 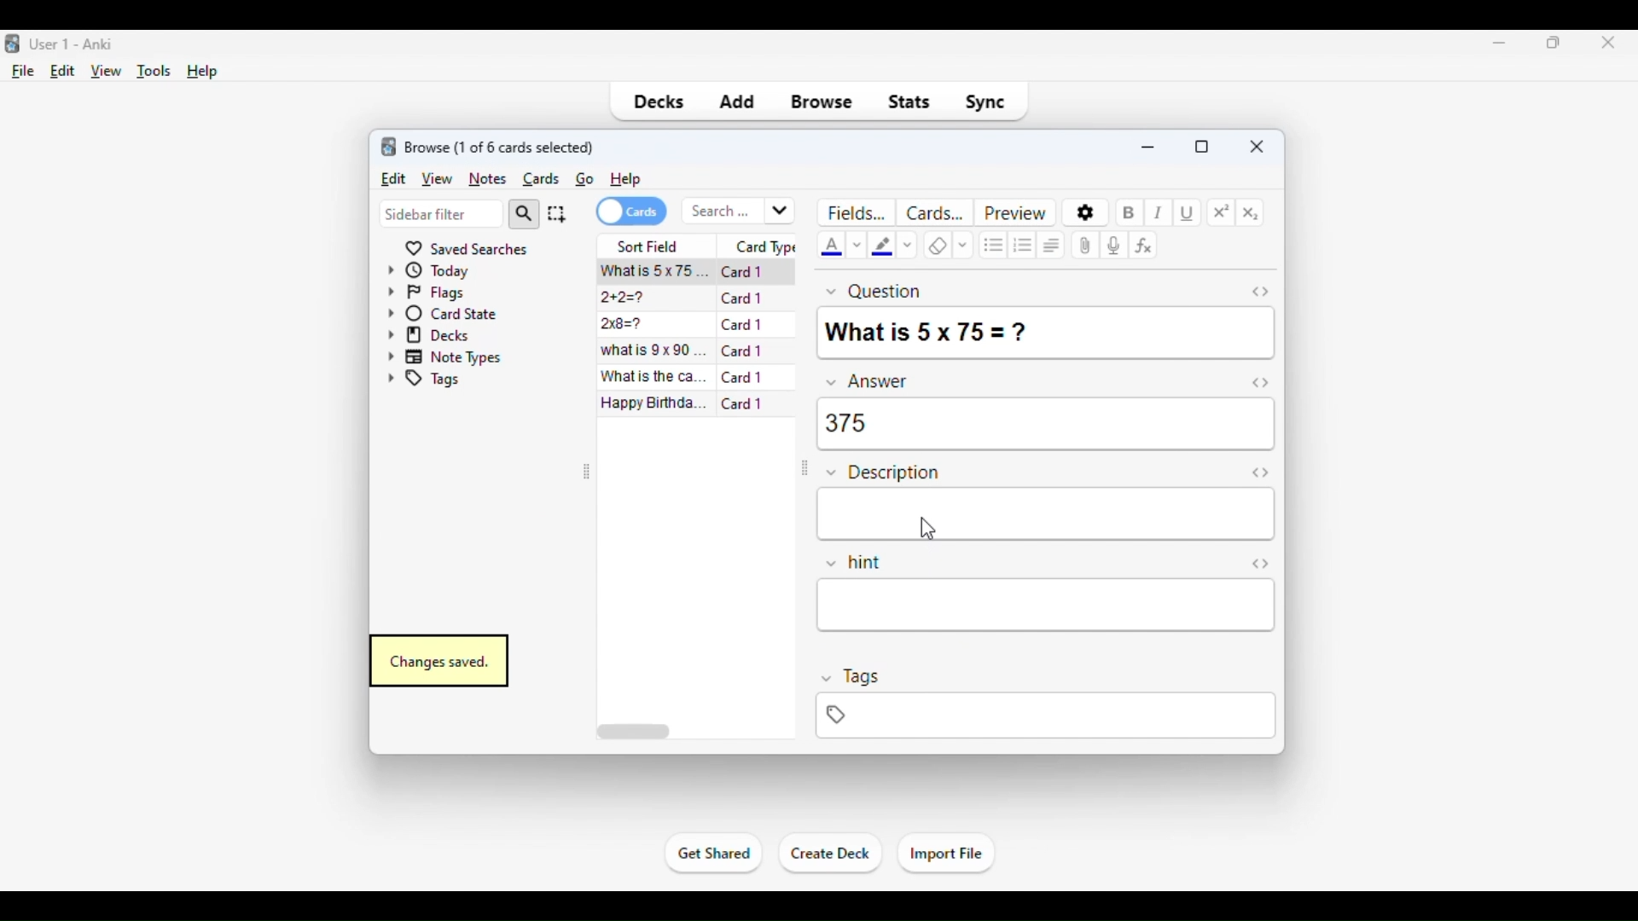 I want to click on change color, so click(x=858, y=245).